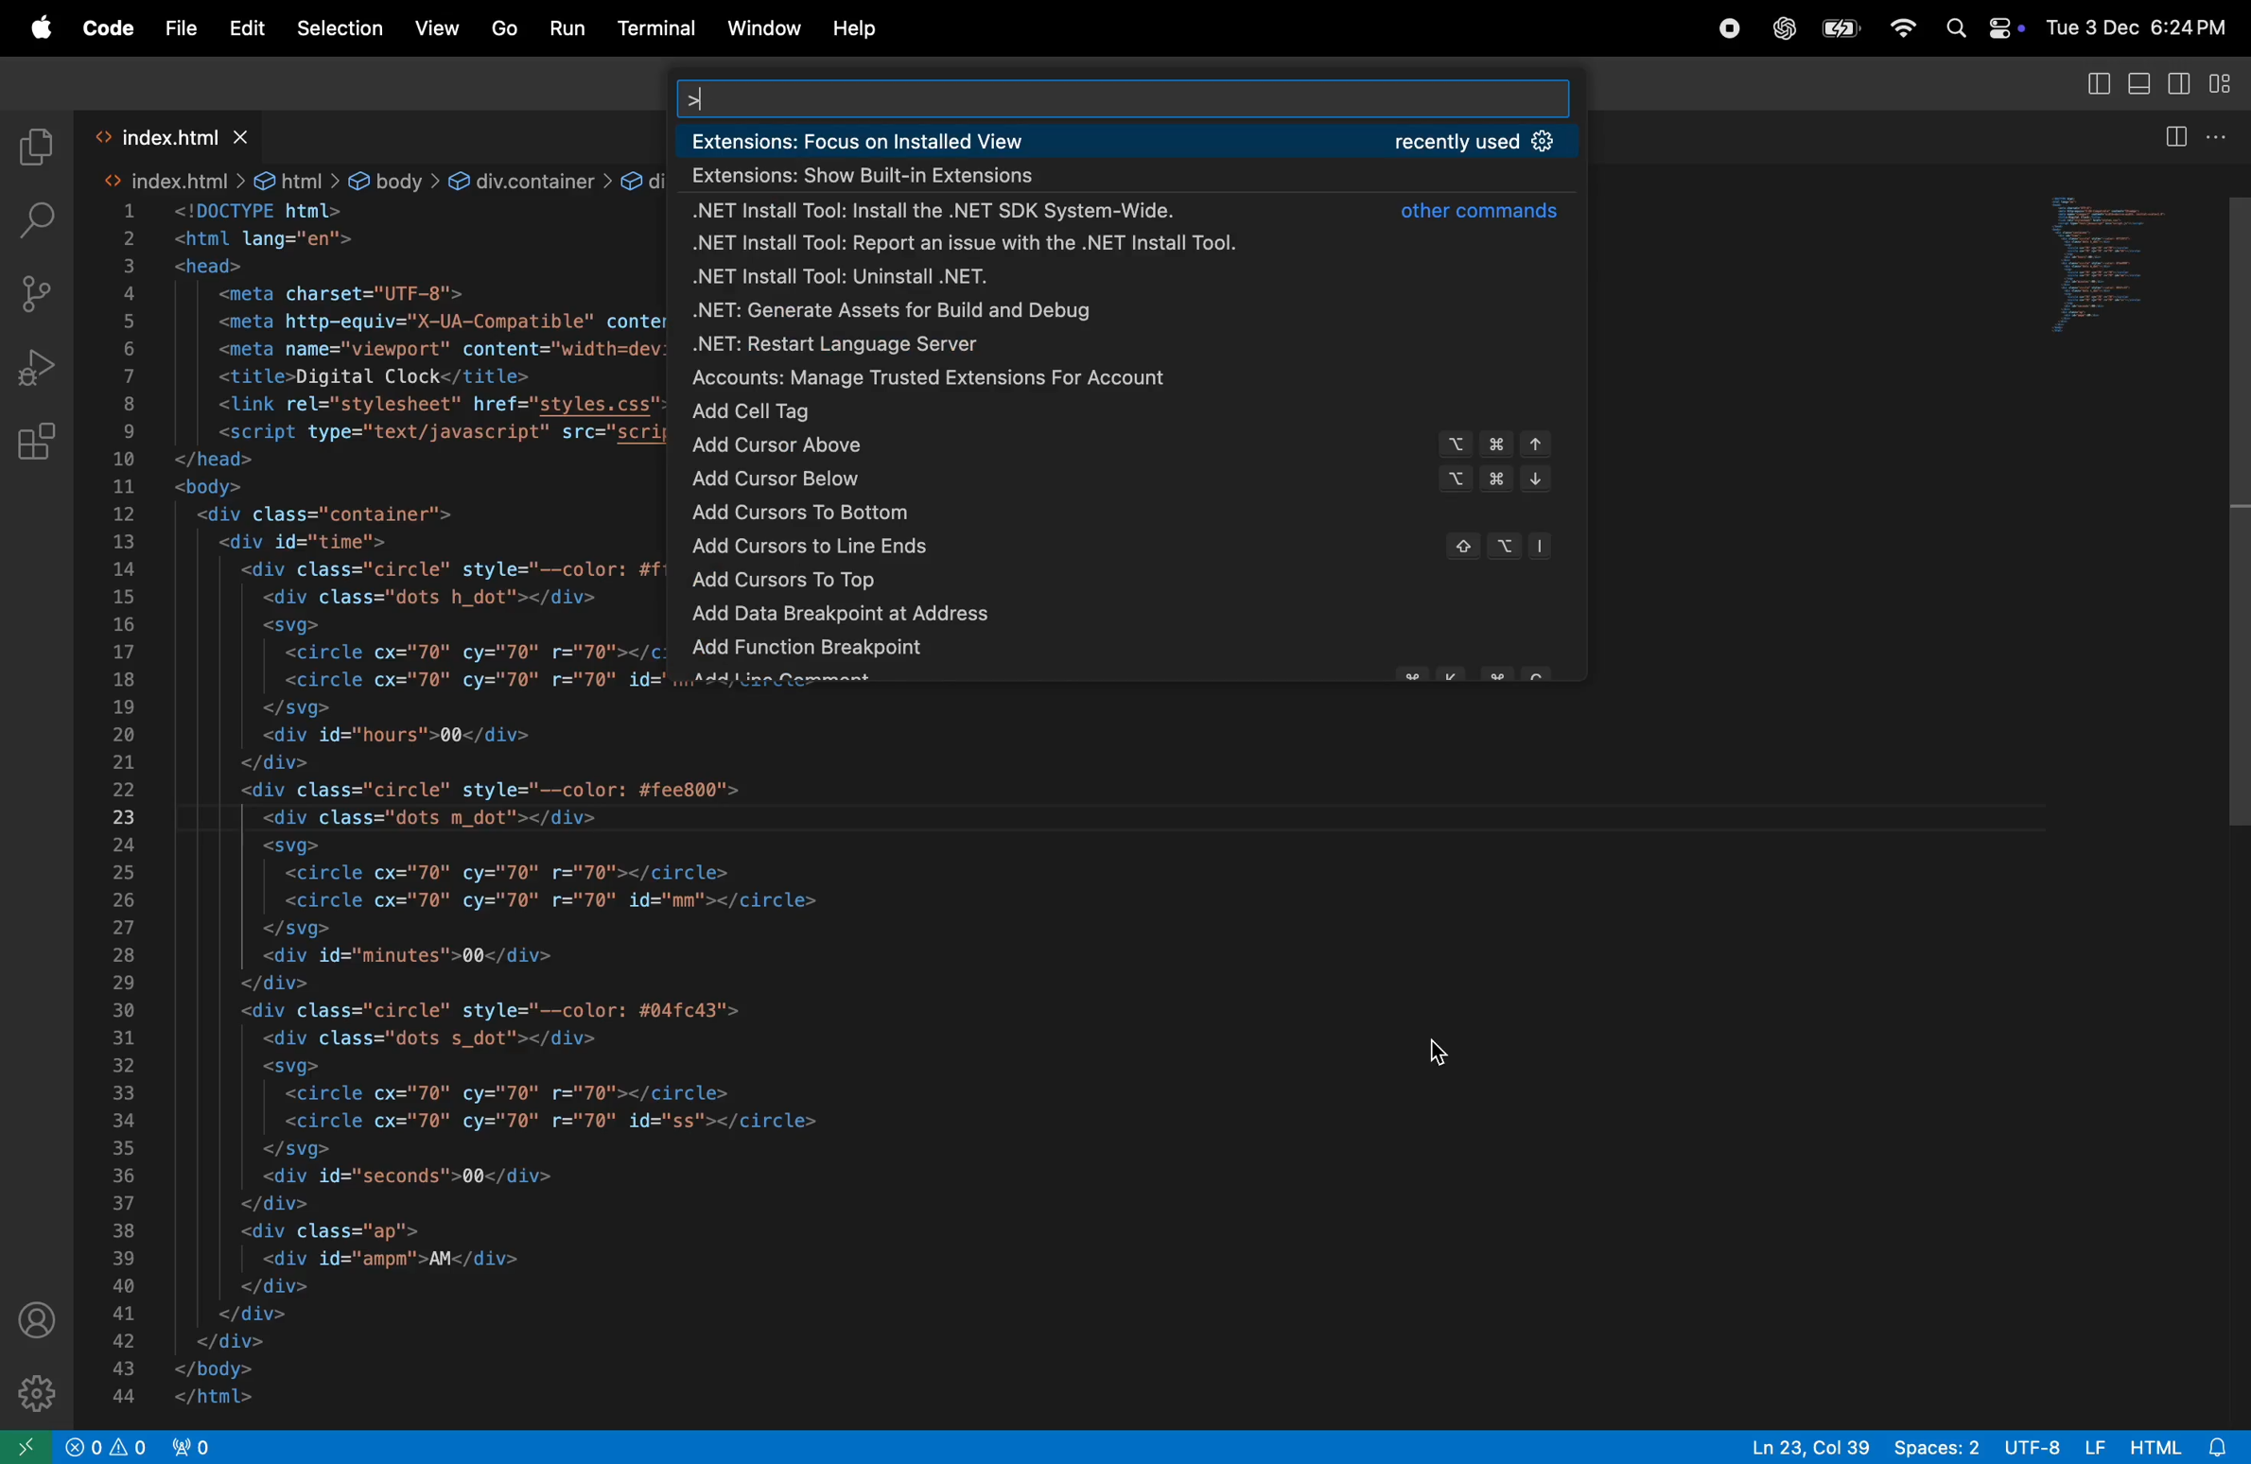 Image resolution: width=2251 pixels, height=1464 pixels. I want to click on add data break point to objects, so click(1130, 618).